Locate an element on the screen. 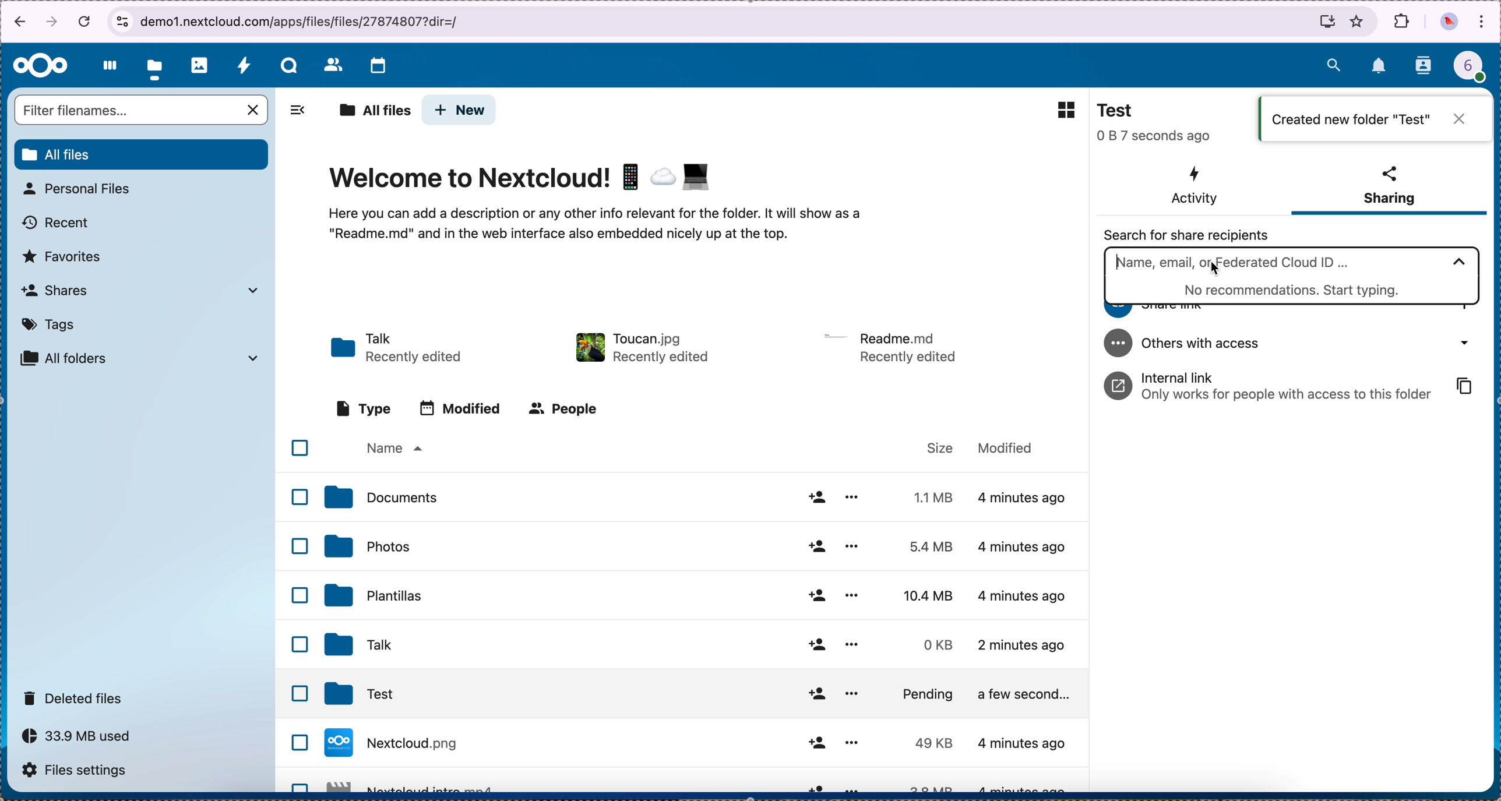 The image size is (1501, 801). hide sidebar is located at coordinates (294, 114).